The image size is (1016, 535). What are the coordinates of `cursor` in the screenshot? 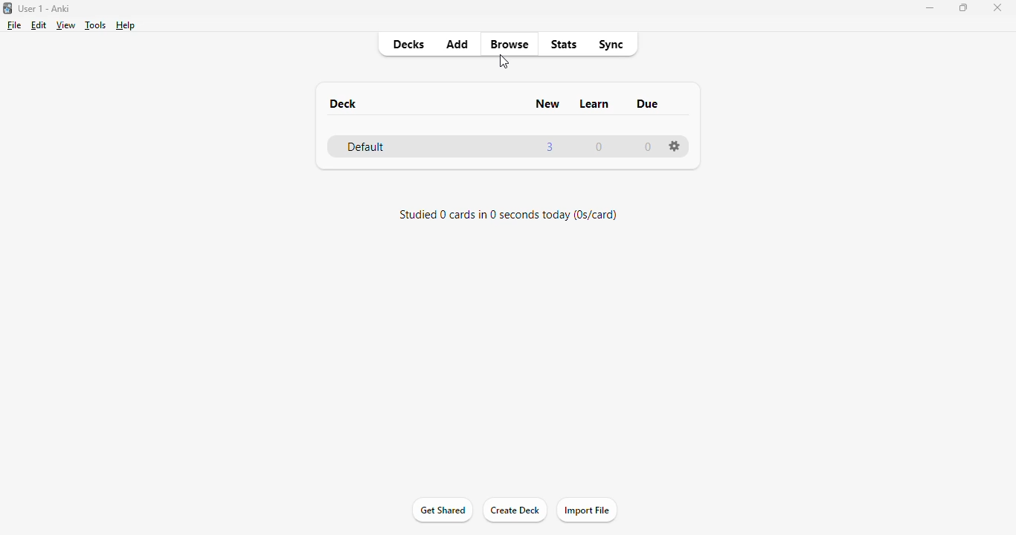 It's located at (504, 61).